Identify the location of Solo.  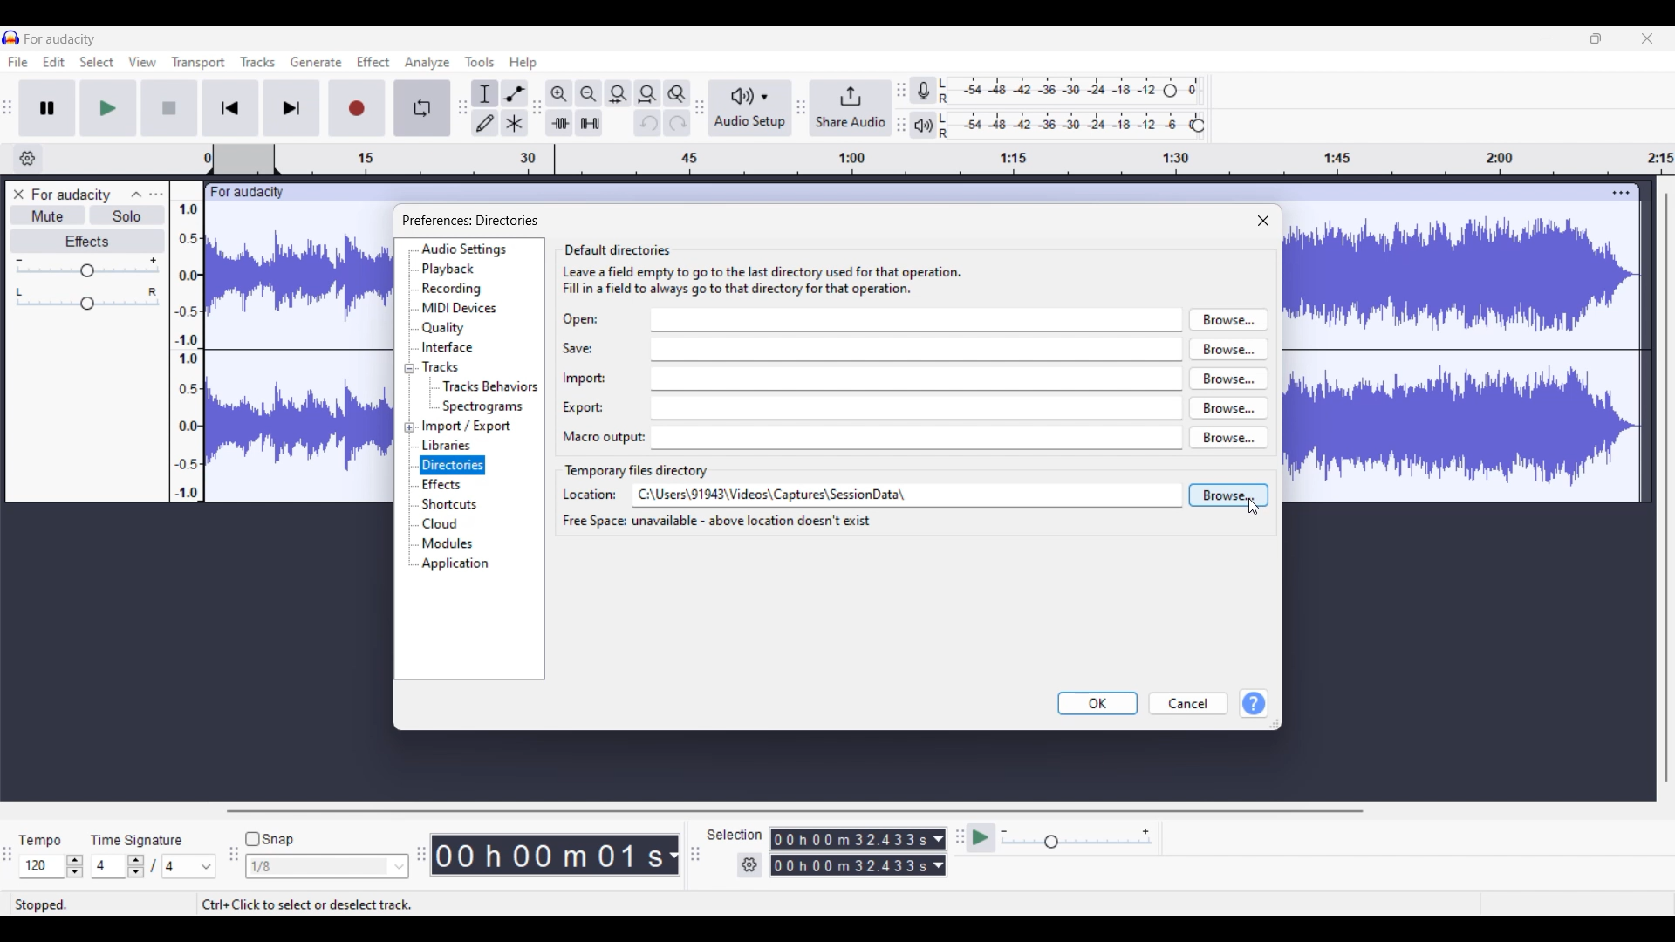
(126, 215).